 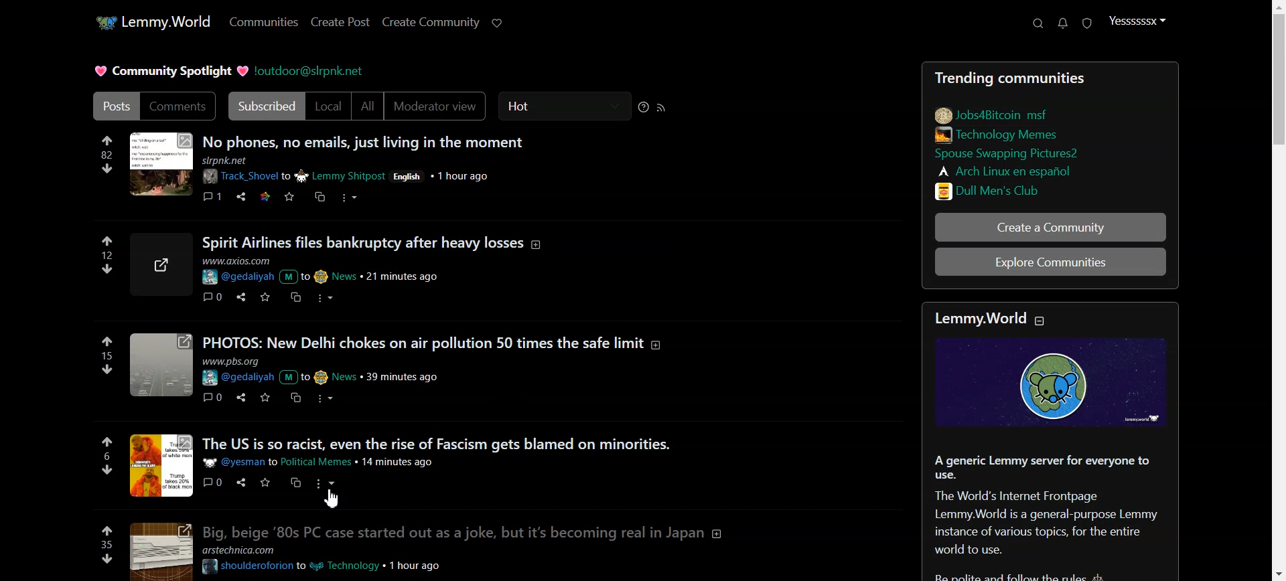 I want to click on image, so click(x=164, y=264).